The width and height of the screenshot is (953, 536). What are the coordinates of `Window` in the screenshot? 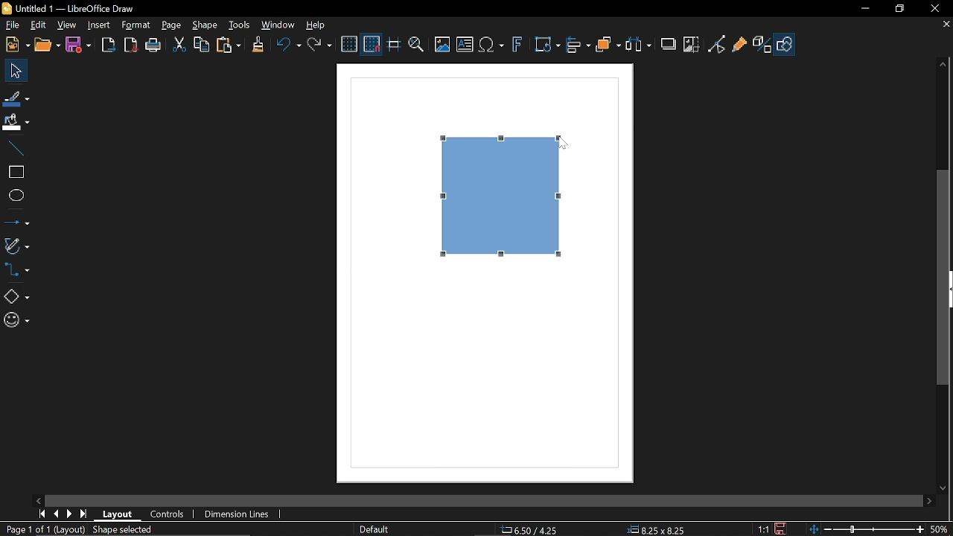 It's located at (280, 26).